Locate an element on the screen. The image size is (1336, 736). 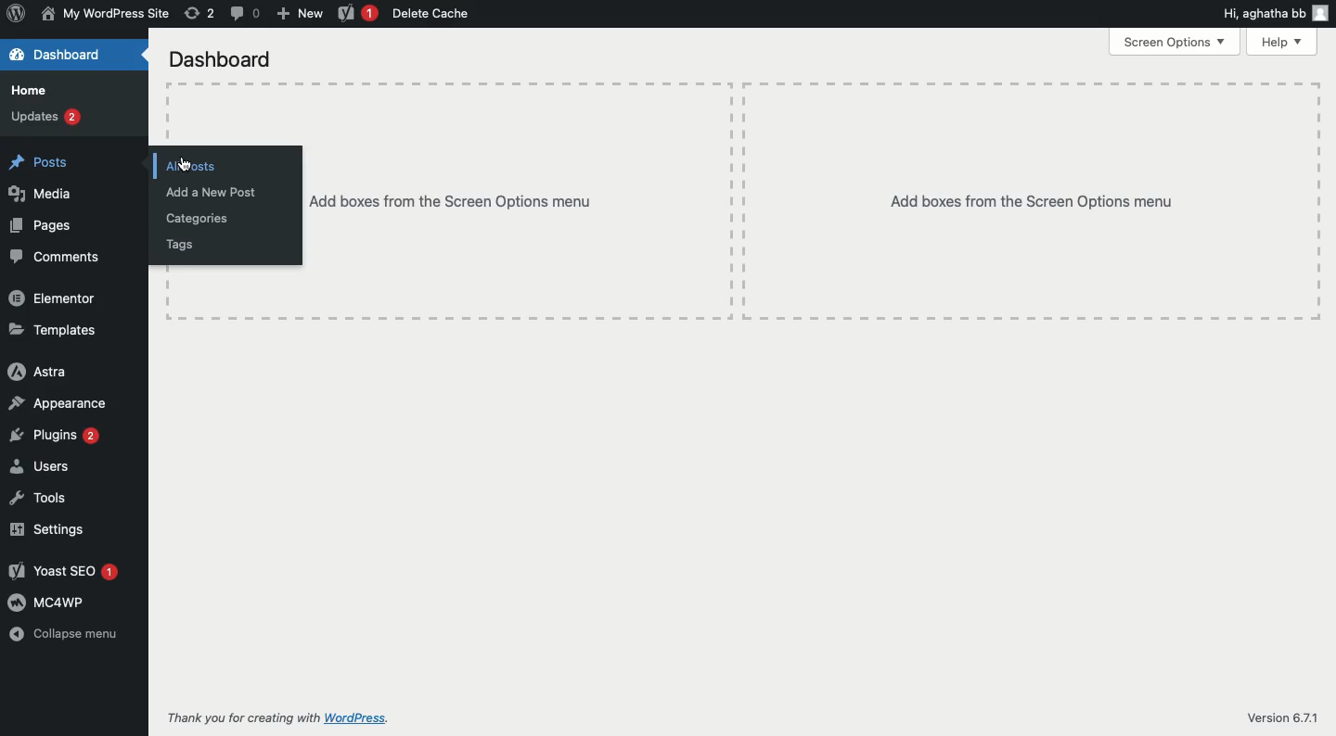
Pages is located at coordinates (41, 225).